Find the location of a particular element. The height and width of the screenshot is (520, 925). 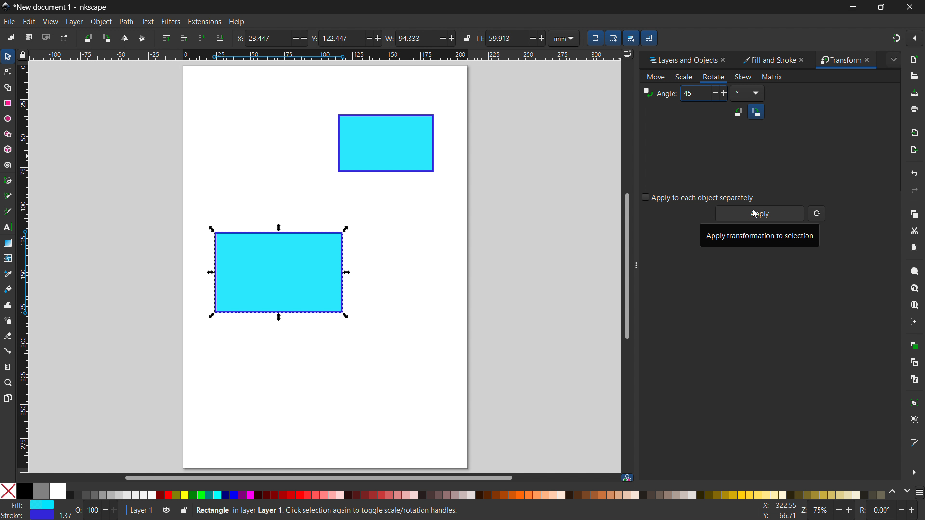

color palletes is located at coordinates (475, 494).